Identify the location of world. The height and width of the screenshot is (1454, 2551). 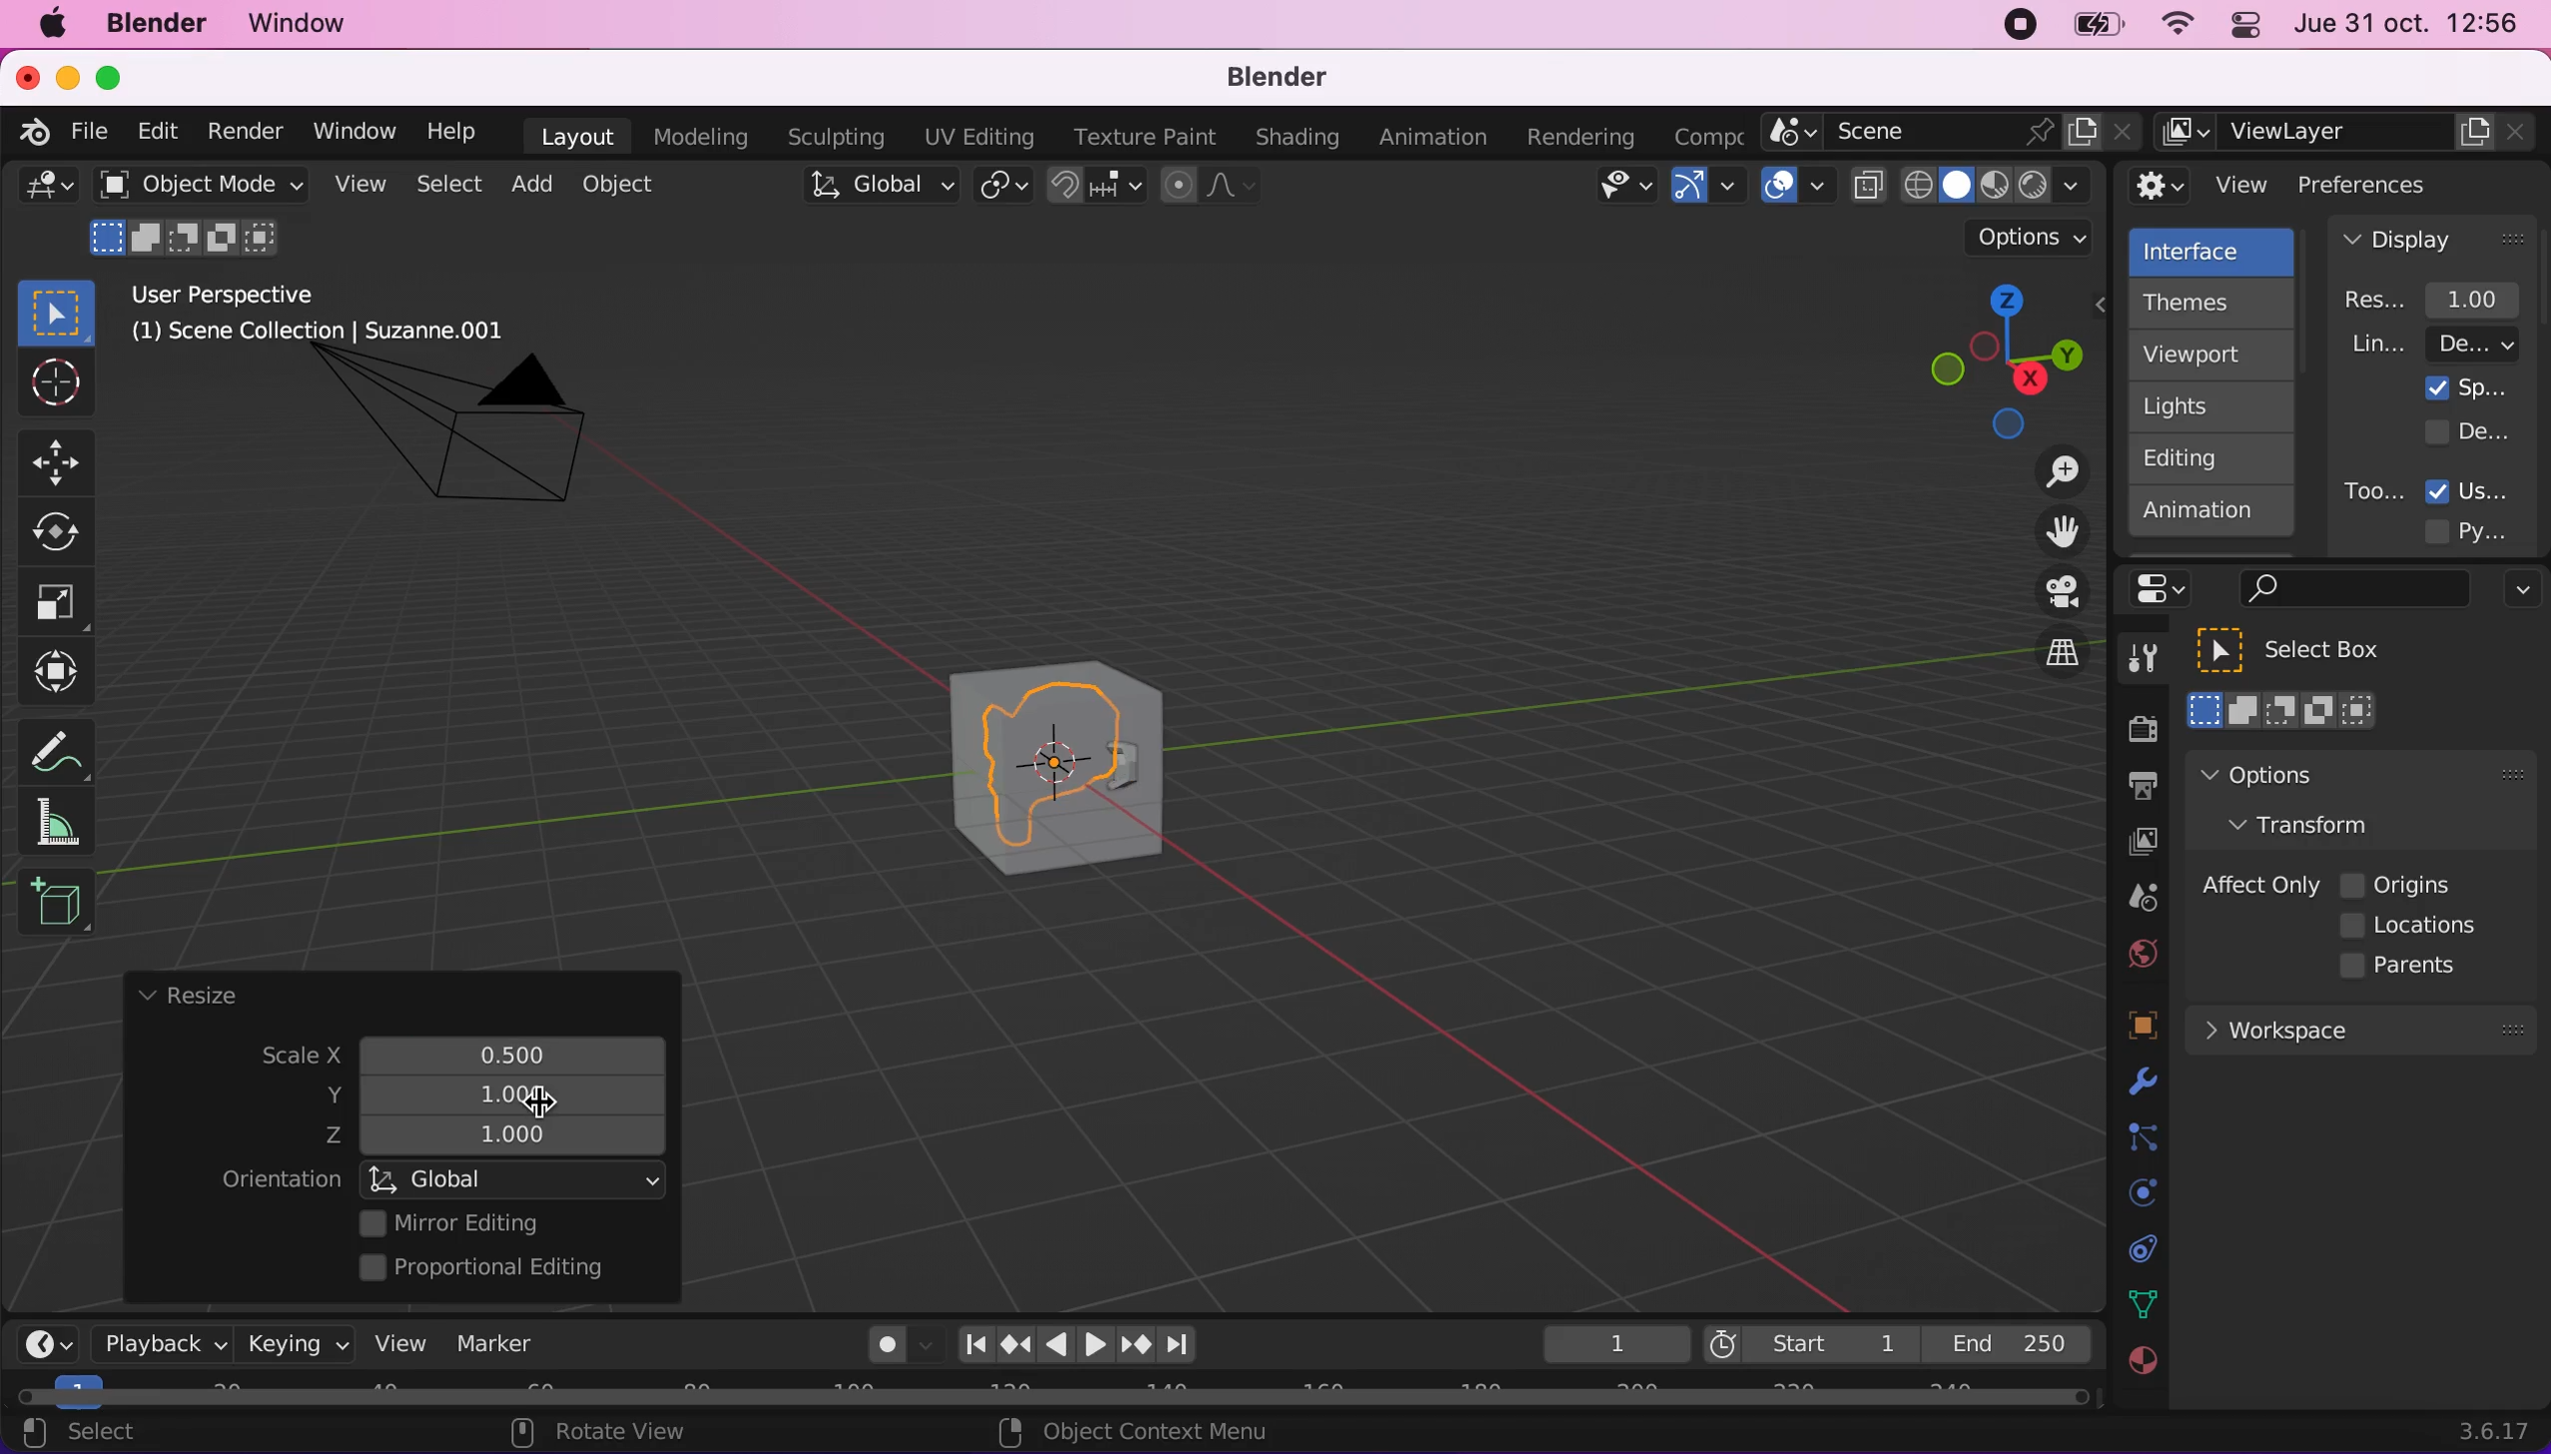
(2137, 951).